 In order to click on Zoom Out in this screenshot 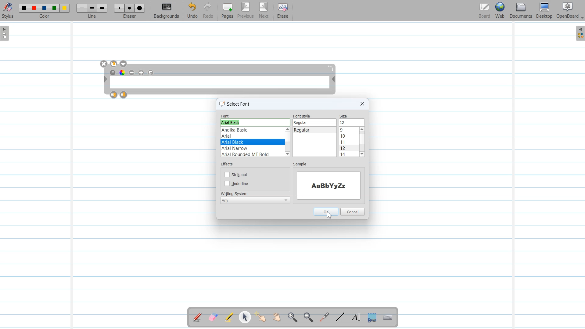, I will do `click(307, 318)`.